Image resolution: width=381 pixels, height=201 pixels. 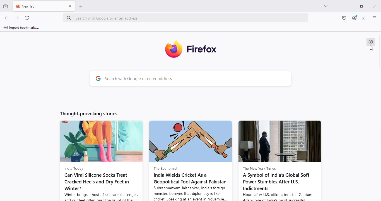 I want to click on Scroll bar, so click(x=379, y=60).